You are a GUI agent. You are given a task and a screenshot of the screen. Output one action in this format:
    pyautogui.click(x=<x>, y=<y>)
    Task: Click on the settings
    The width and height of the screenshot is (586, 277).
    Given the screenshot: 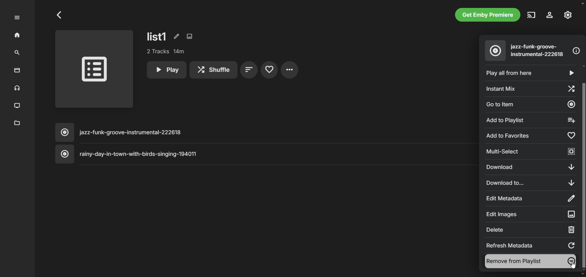 What is the action you would take?
    pyautogui.click(x=290, y=70)
    